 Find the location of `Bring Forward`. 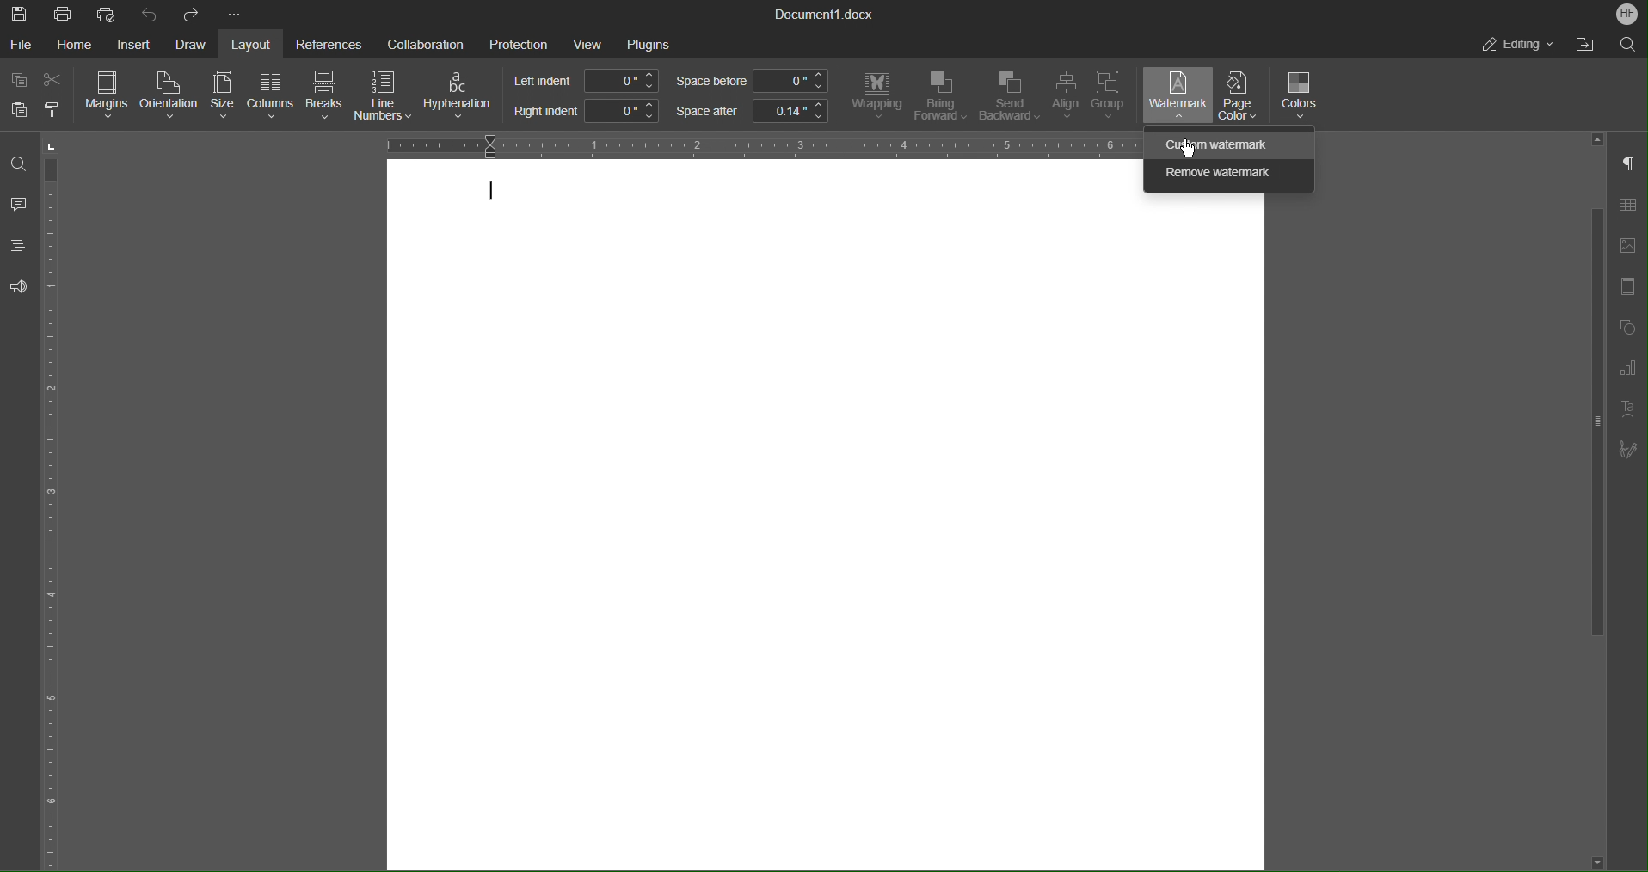

Bring Forward is located at coordinates (940, 96).